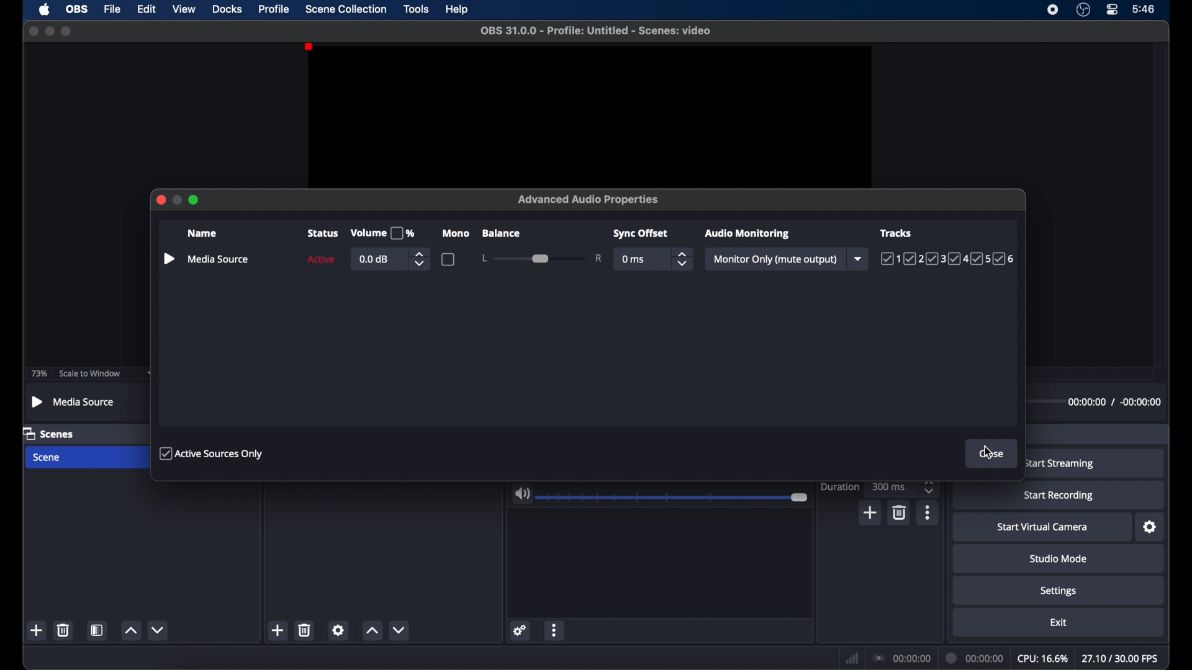 Image resolution: width=1192 pixels, height=670 pixels. What do you see at coordinates (500, 233) in the screenshot?
I see `balance` at bounding box center [500, 233].